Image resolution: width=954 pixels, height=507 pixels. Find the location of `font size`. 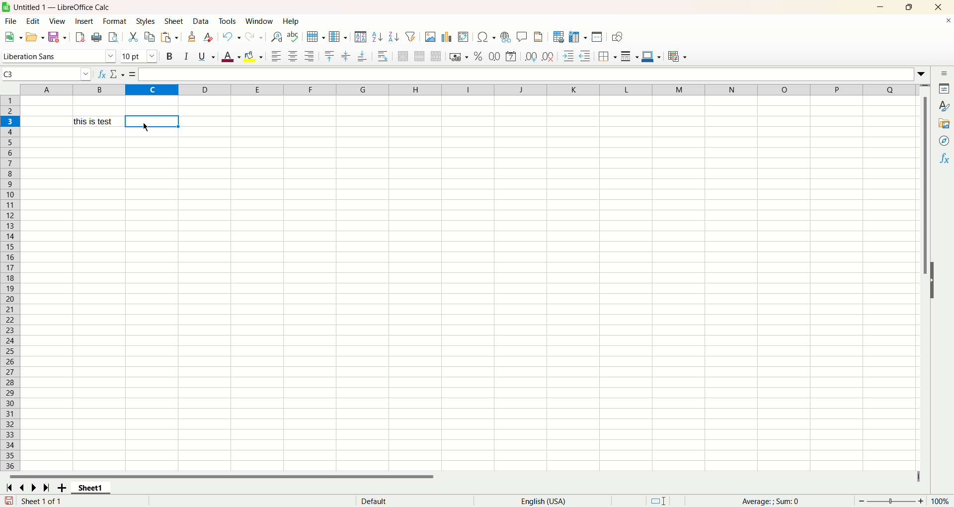

font size is located at coordinates (139, 56).